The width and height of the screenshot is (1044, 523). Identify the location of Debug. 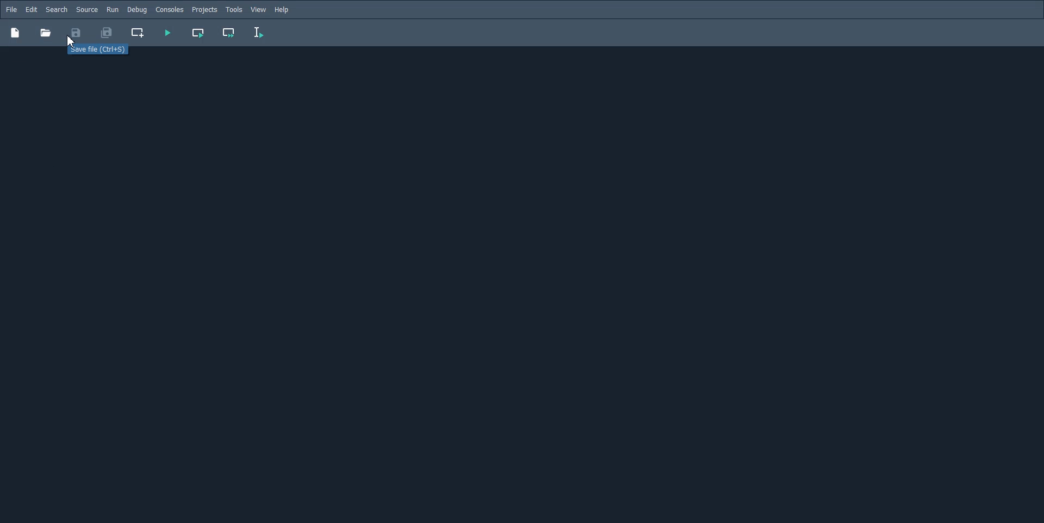
(136, 9).